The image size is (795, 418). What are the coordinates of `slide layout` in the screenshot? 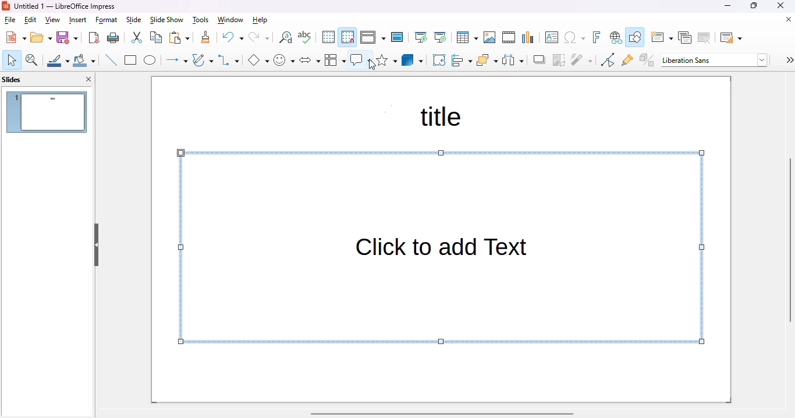 It's located at (731, 38).